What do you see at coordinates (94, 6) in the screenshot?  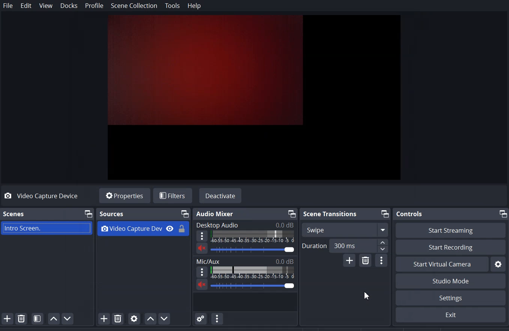 I see `Profile` at bounding box center [94, 6].